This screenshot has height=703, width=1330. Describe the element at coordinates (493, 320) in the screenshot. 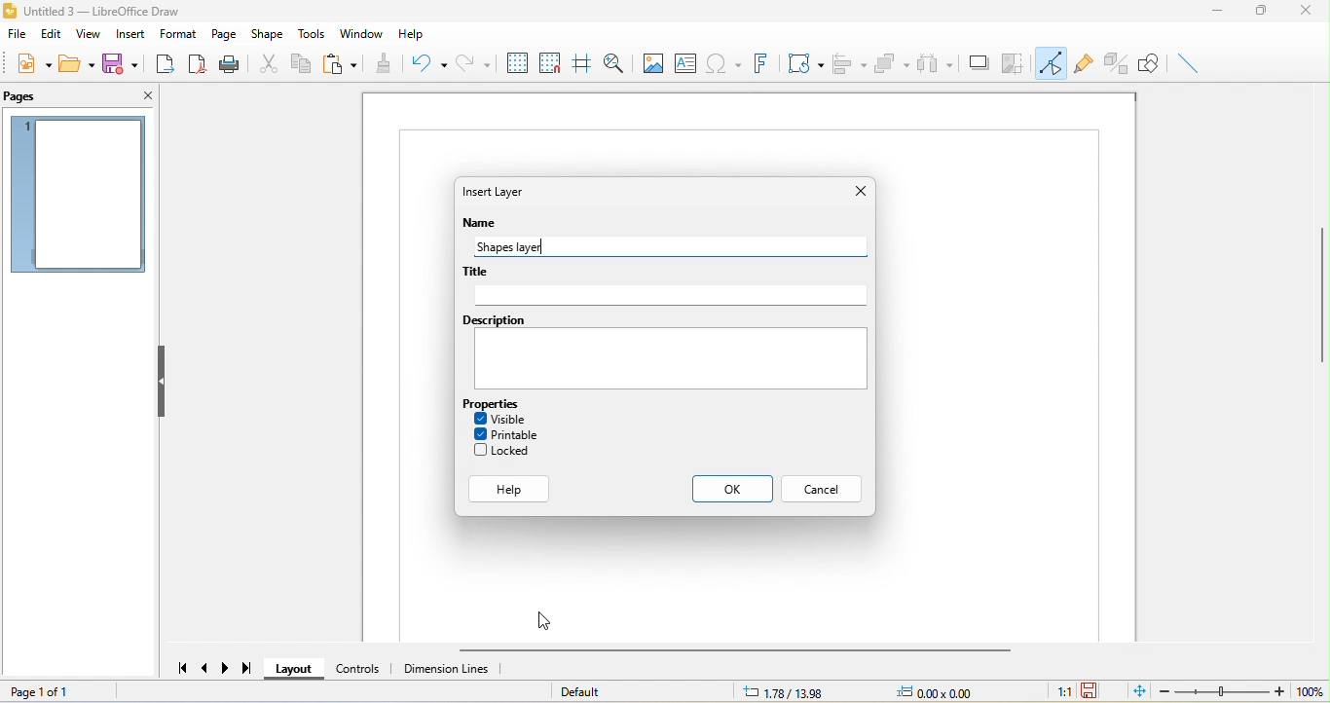

I see `Description` at that location.